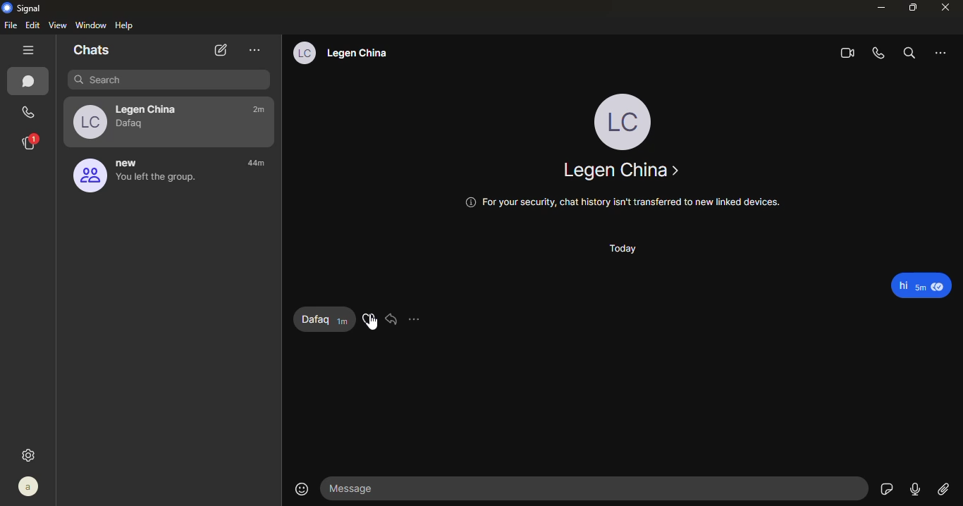 The image size is (963, 506). I want to click on new chat, so click(219, 50).